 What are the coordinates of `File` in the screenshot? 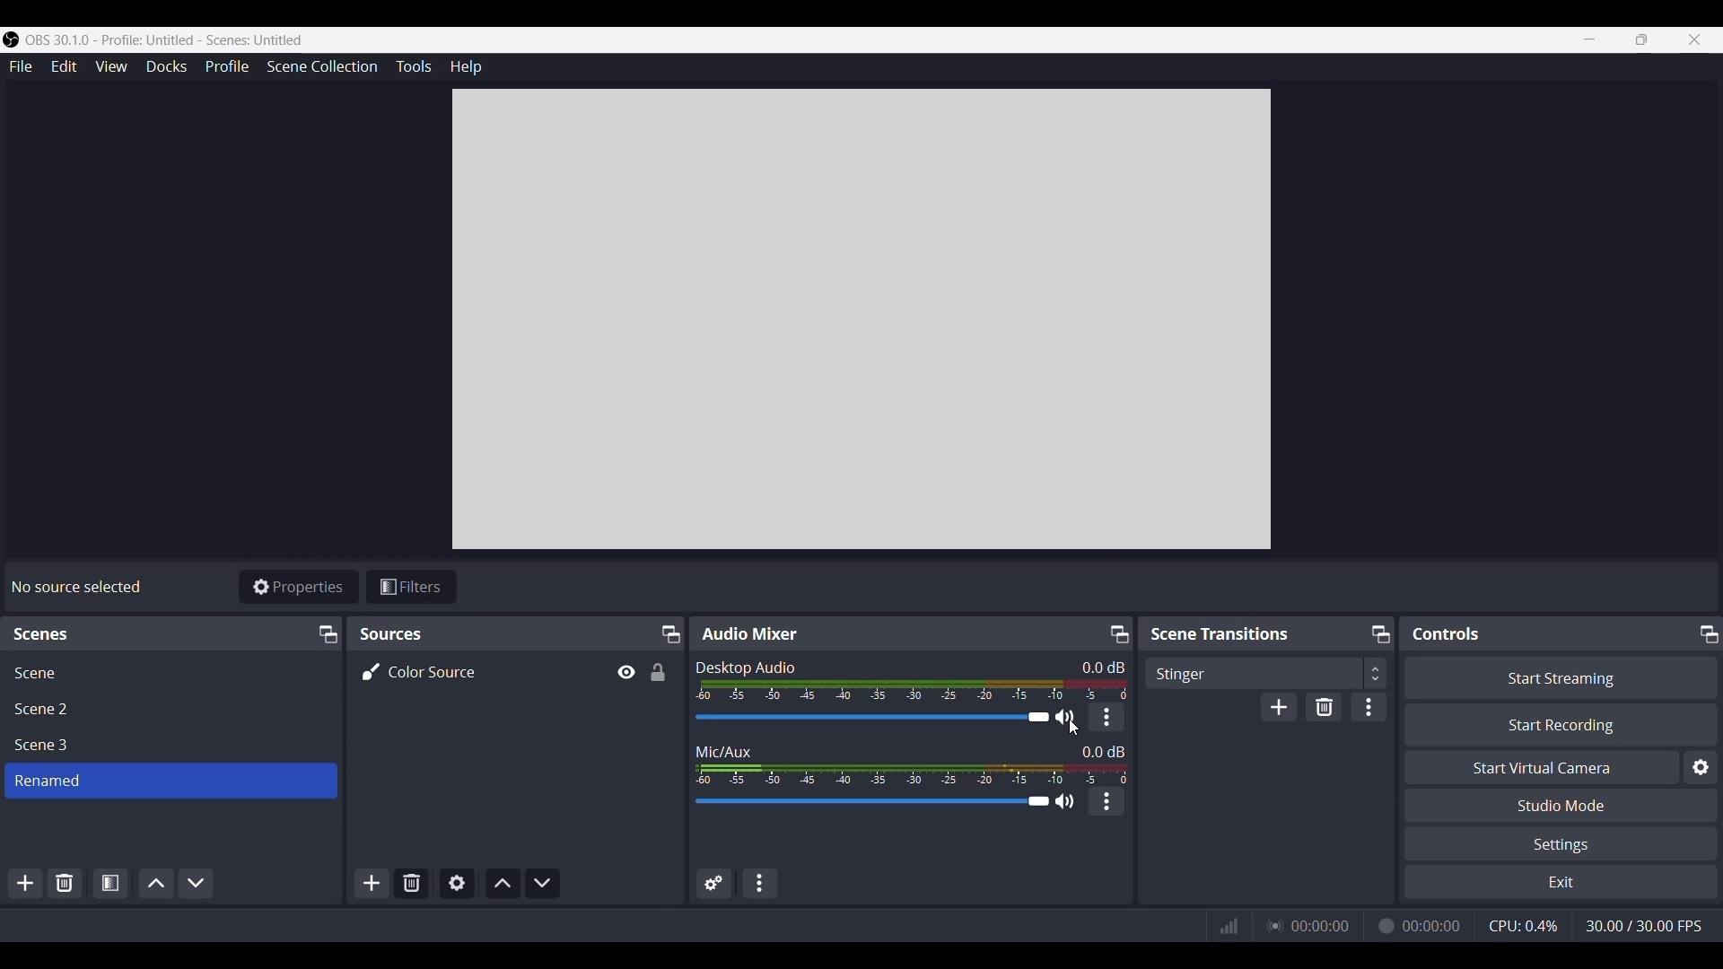 It's located at (21, 67).